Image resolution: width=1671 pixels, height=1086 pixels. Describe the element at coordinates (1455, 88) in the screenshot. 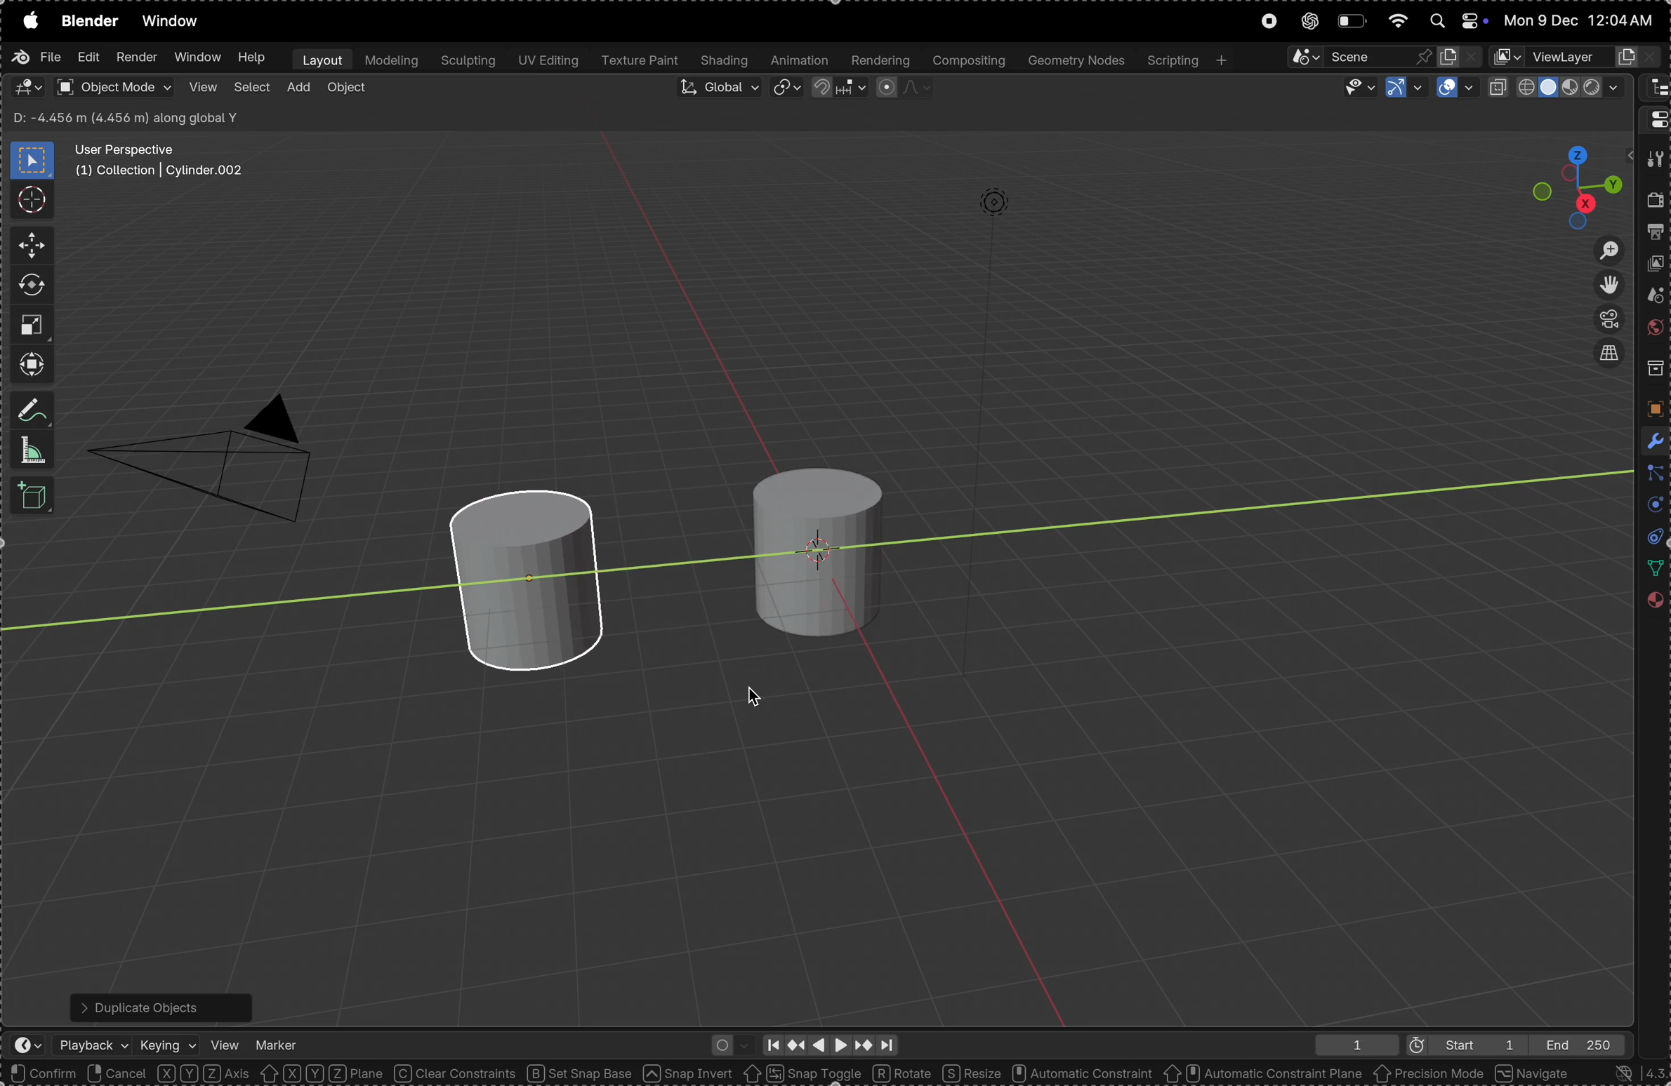

I see `show overlays` at that location.